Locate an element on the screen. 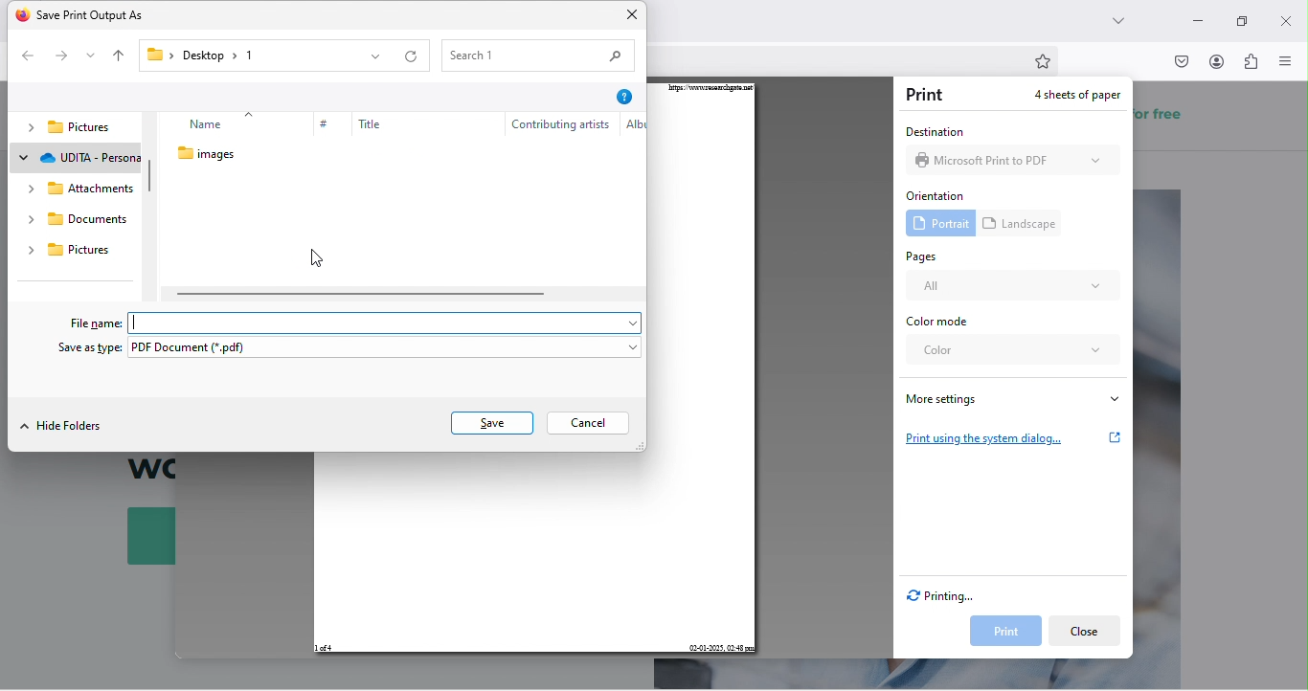  account is located at coordinates (1217, 61).